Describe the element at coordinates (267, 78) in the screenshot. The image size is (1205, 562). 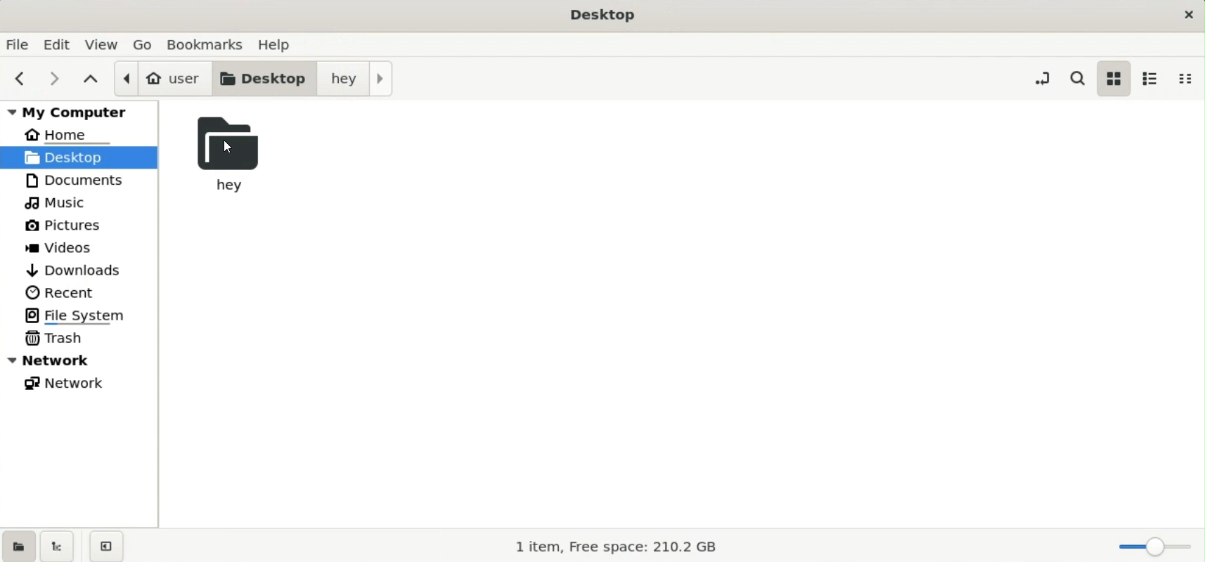
I see `desktop` at that location.